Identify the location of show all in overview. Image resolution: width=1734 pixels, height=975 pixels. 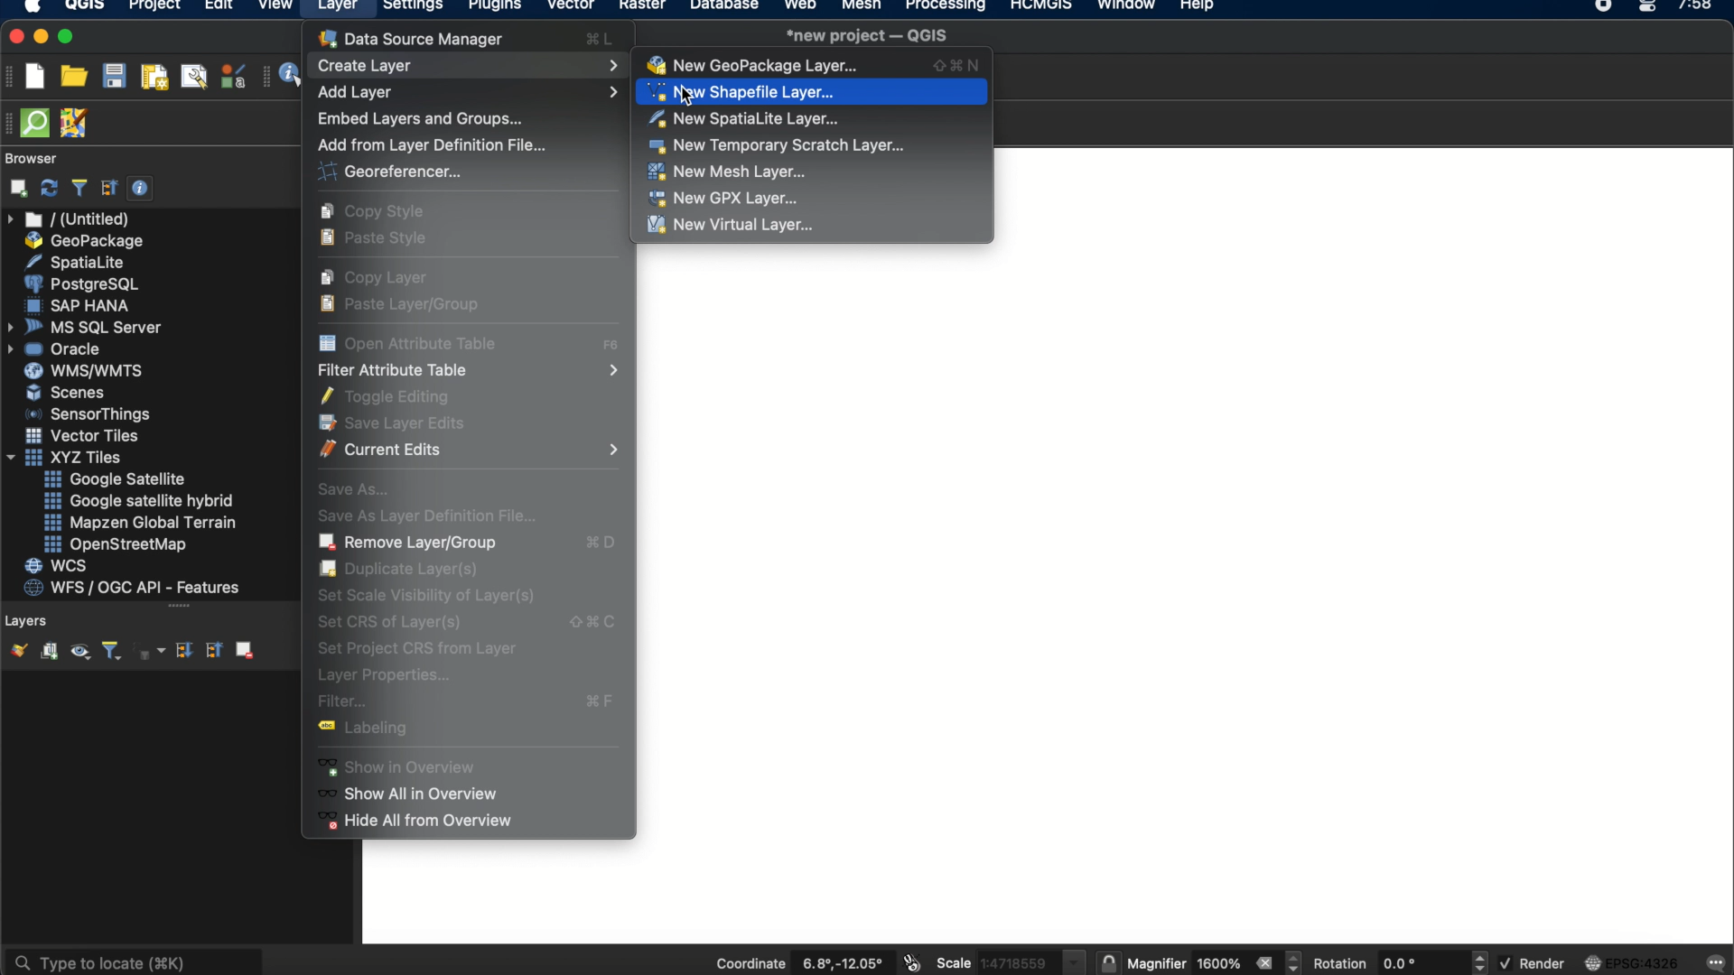
(415, 793).